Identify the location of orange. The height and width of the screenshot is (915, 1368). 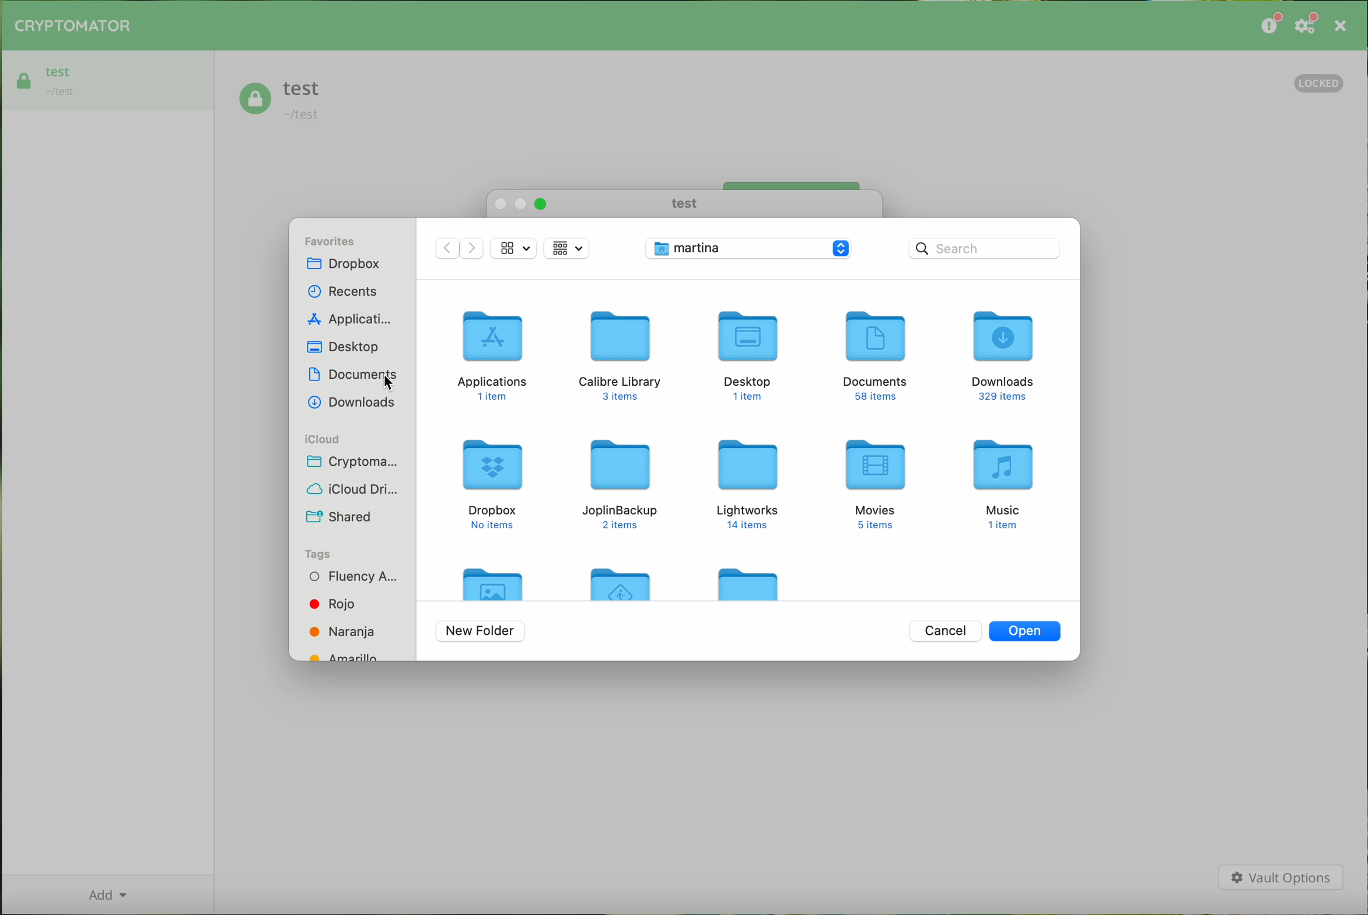
(343, 631).